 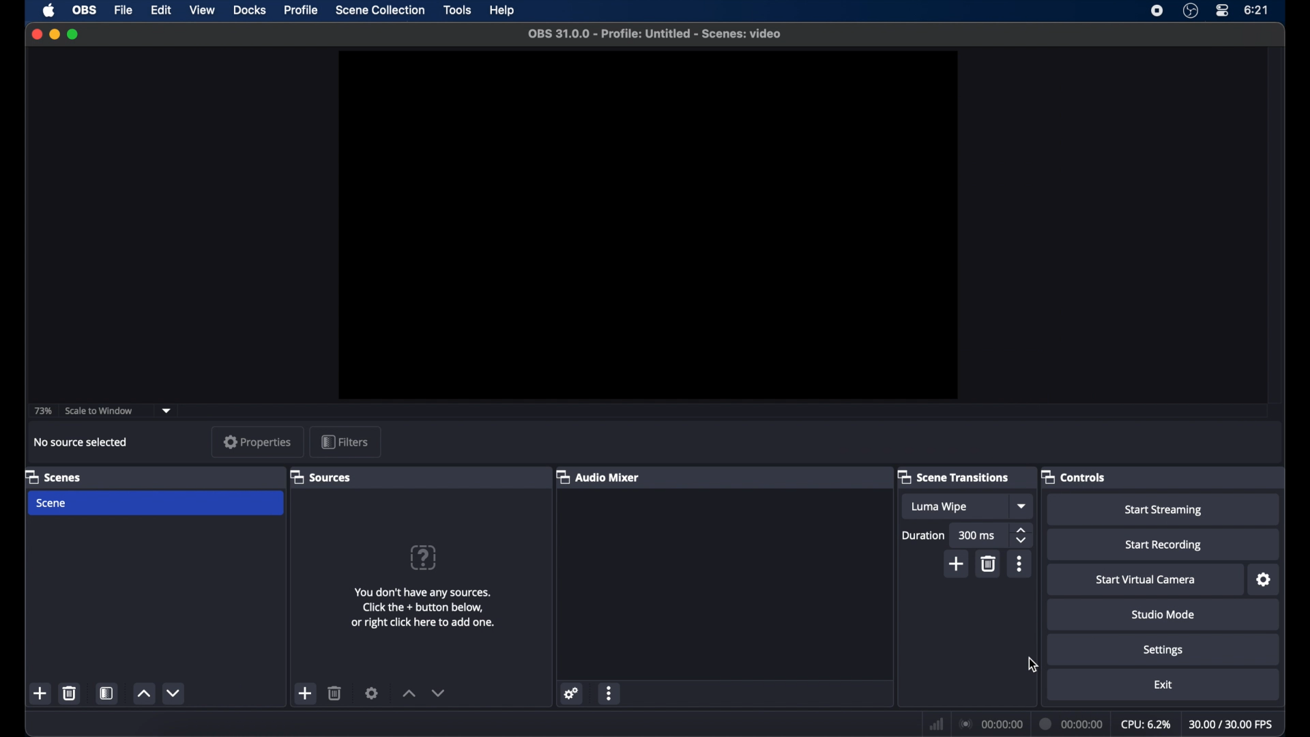 What do you see at coordinates (1146, 580) in the screenshot?
I see `start virtual camera` at bounding box center [1146, 580].